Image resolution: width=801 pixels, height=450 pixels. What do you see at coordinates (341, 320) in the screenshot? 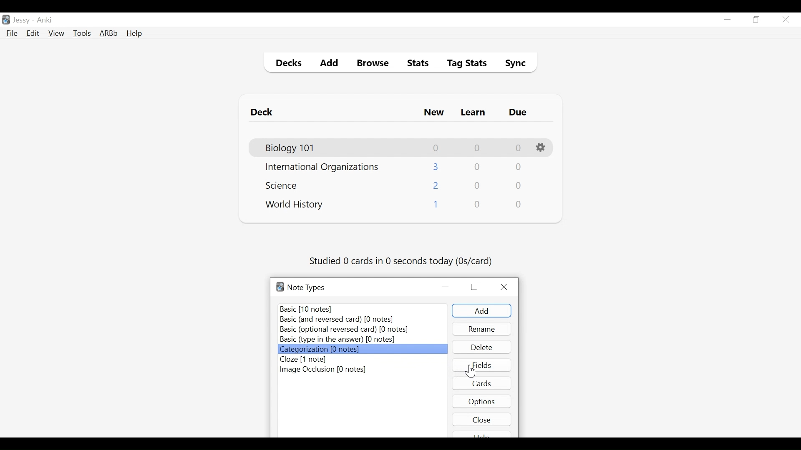
I see `Basic (and reversed card)  (number of notes)` at bounding box center [341, 320].